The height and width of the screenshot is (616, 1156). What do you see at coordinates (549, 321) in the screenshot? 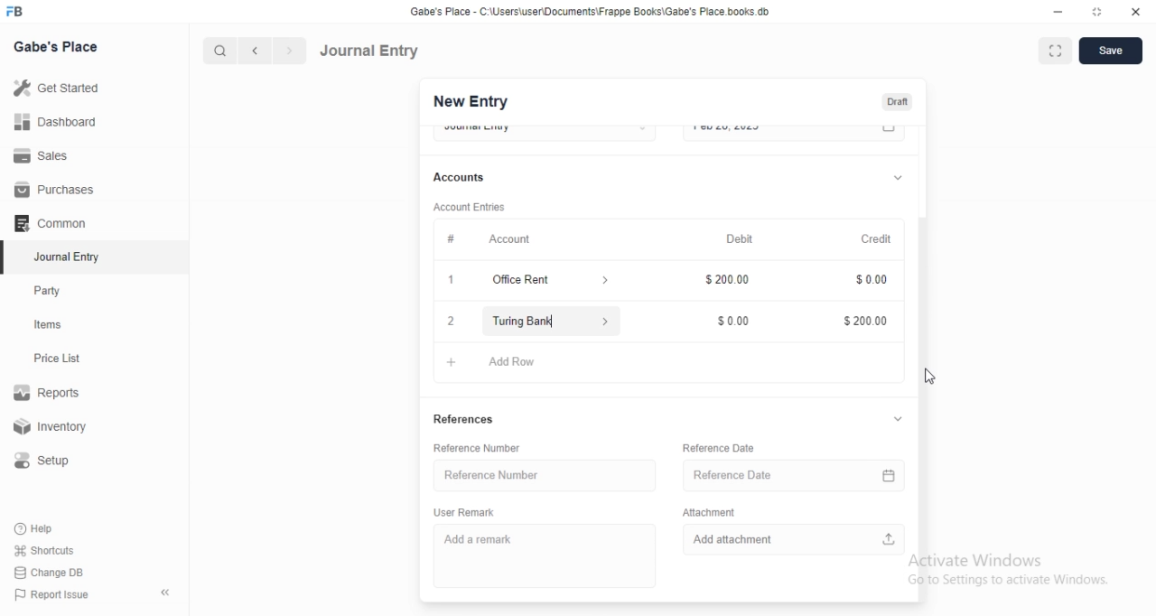
I see `Turing Bank ` at bounding box center [549, 321].